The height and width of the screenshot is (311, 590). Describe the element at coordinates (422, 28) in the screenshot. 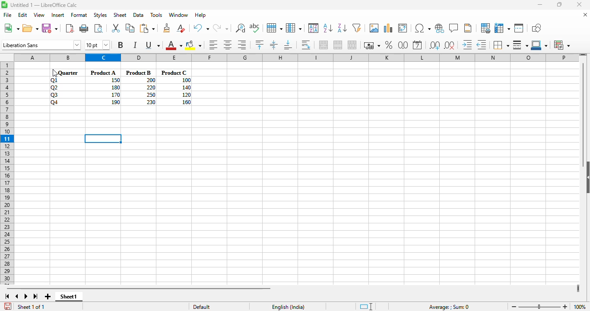

I see `insert special characters` at that location.